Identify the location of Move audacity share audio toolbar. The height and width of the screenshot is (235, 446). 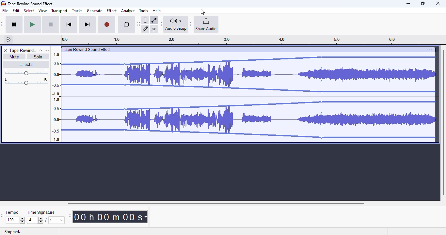
(191, 24).